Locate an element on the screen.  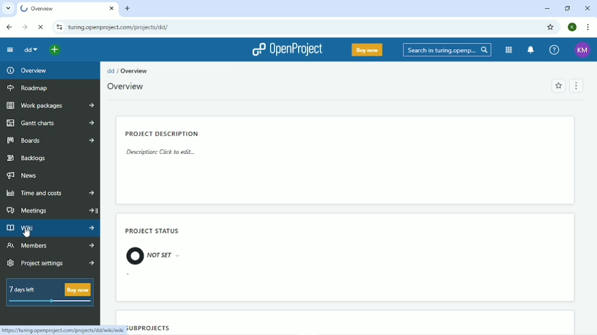
To notification center is located at coordinates (531, 50).